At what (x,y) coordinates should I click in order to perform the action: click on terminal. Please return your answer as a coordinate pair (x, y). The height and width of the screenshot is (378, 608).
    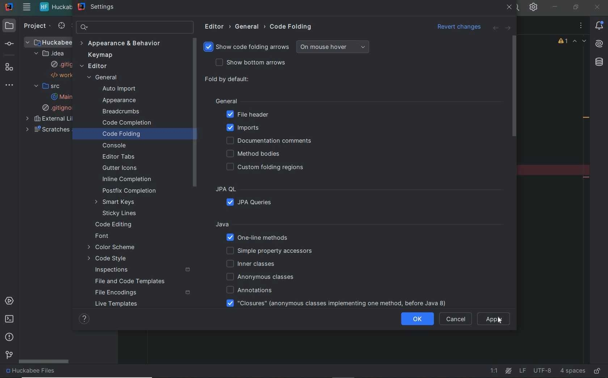
    Looking at the image, I should click on (9, 319).